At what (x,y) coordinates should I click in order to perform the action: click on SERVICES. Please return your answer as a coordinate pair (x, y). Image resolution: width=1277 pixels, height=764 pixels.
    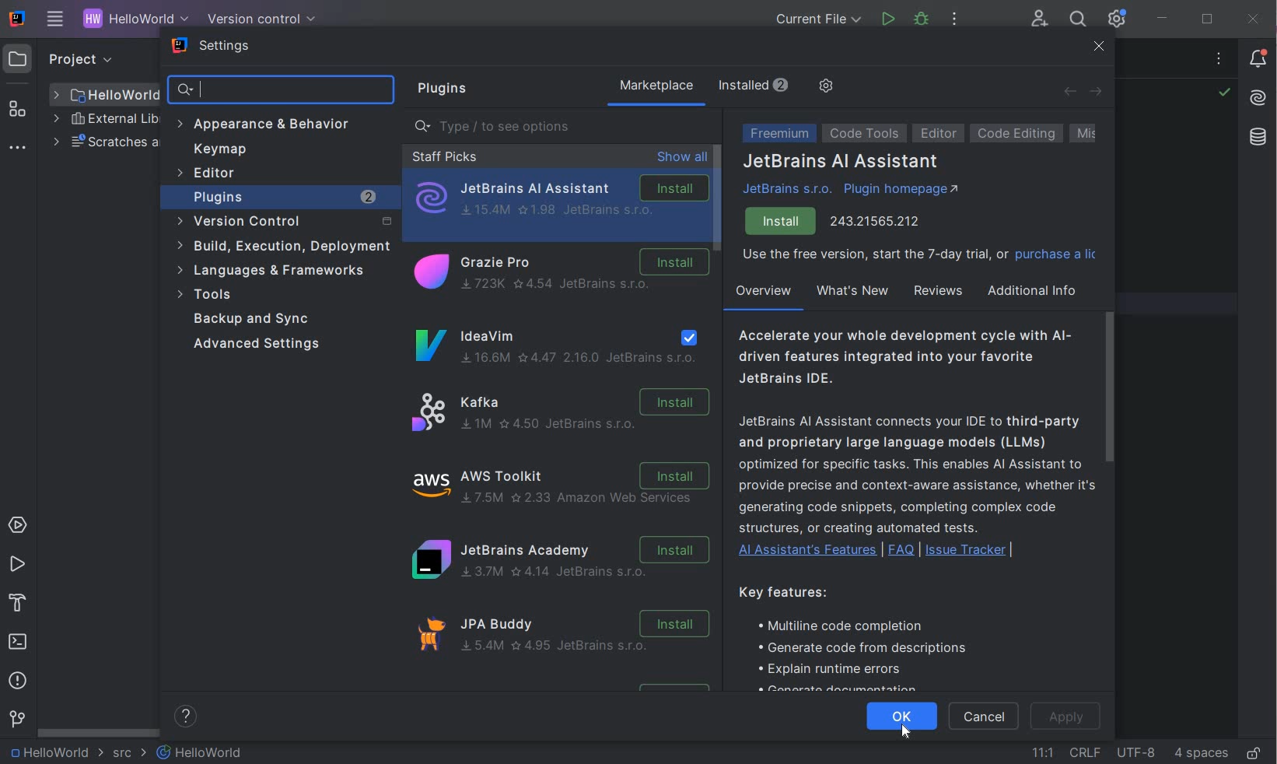
    Looking at the image, I should click on (18, 526).